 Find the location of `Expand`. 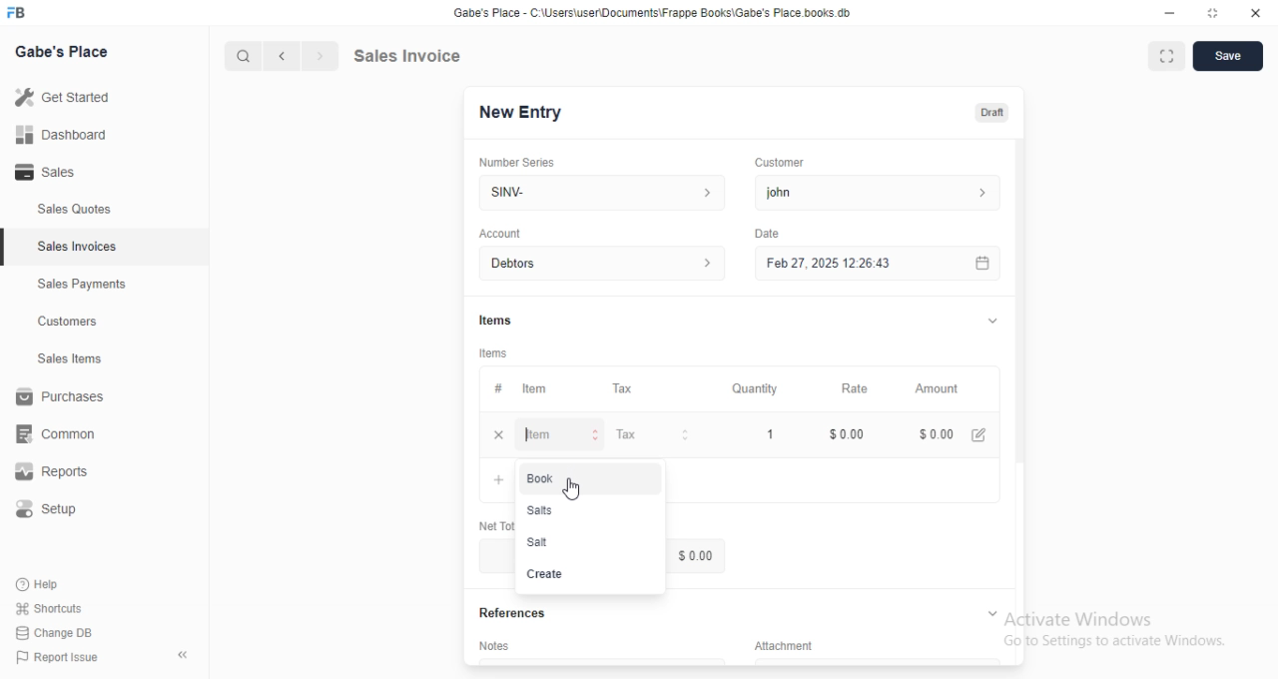

Expand is located at coordinates (1166, 56).